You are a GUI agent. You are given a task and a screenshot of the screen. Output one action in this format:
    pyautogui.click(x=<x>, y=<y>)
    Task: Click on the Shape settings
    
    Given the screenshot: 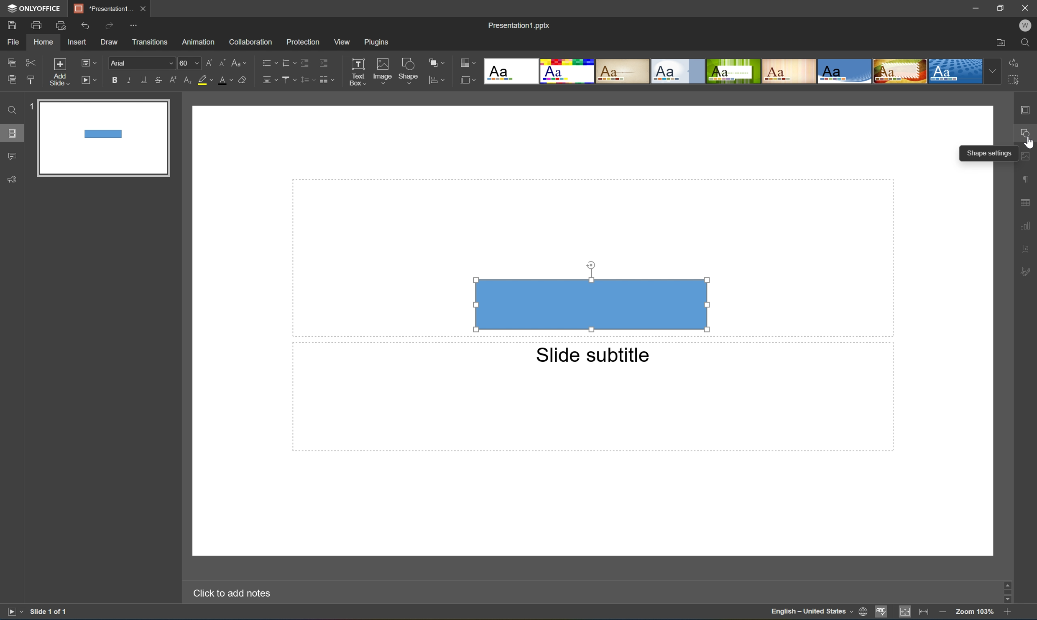 What is the action you would take?
    pyautogui.click(x=989, y=154)
    